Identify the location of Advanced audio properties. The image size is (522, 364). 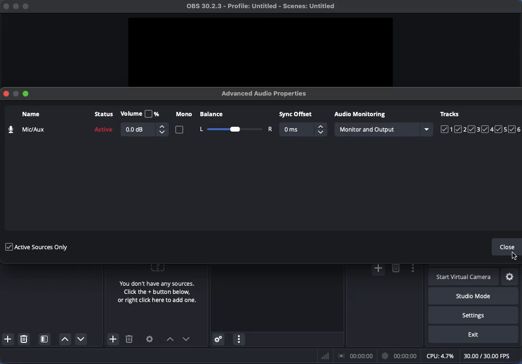
(218, 340).